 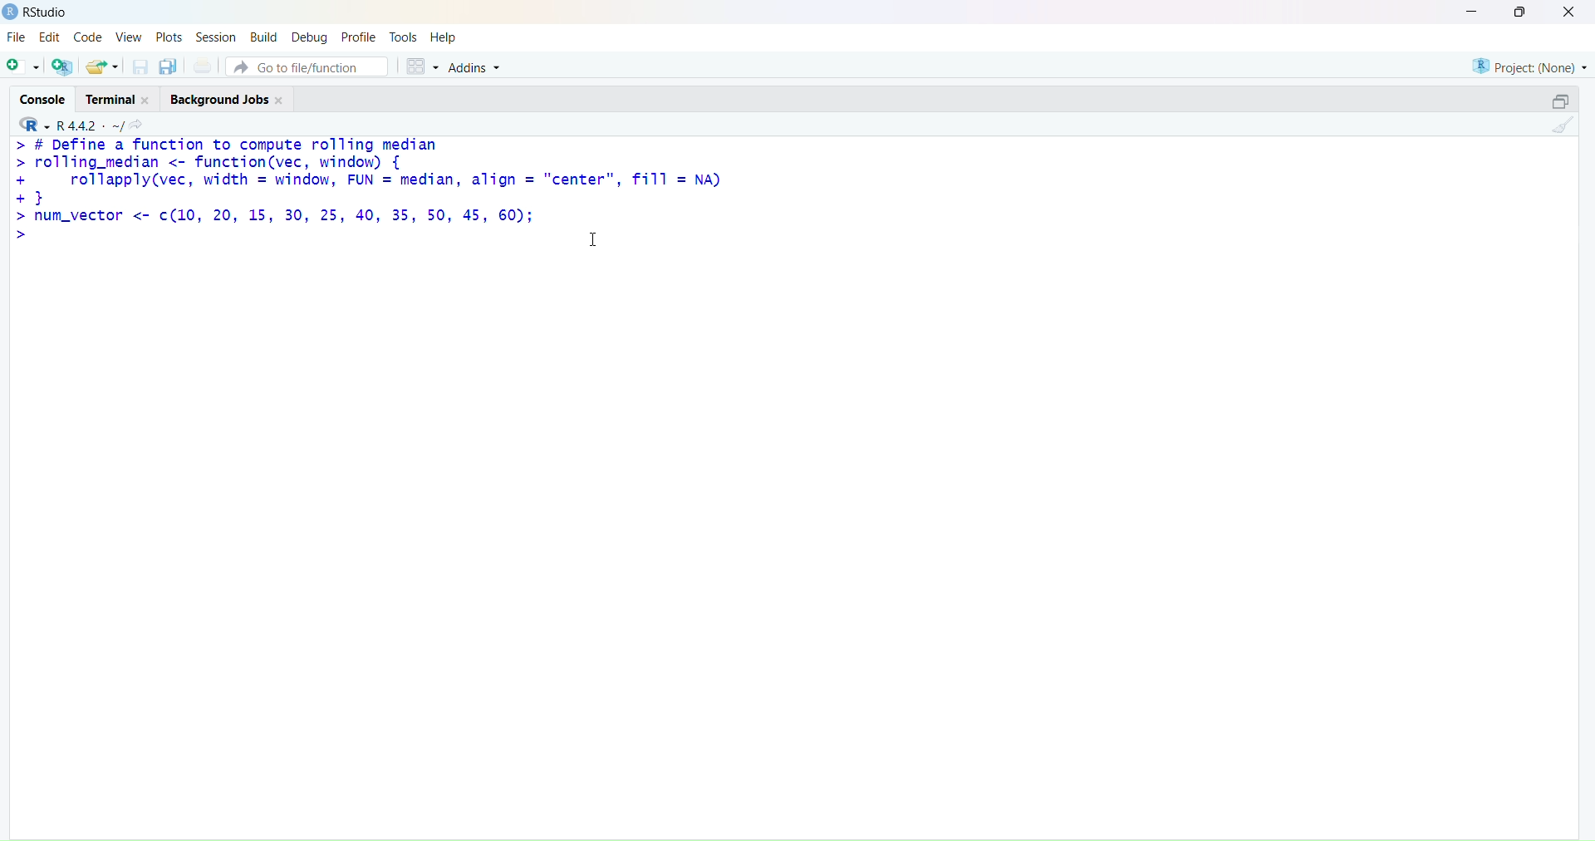 I want to click on addins, so click(x=474, y=68).